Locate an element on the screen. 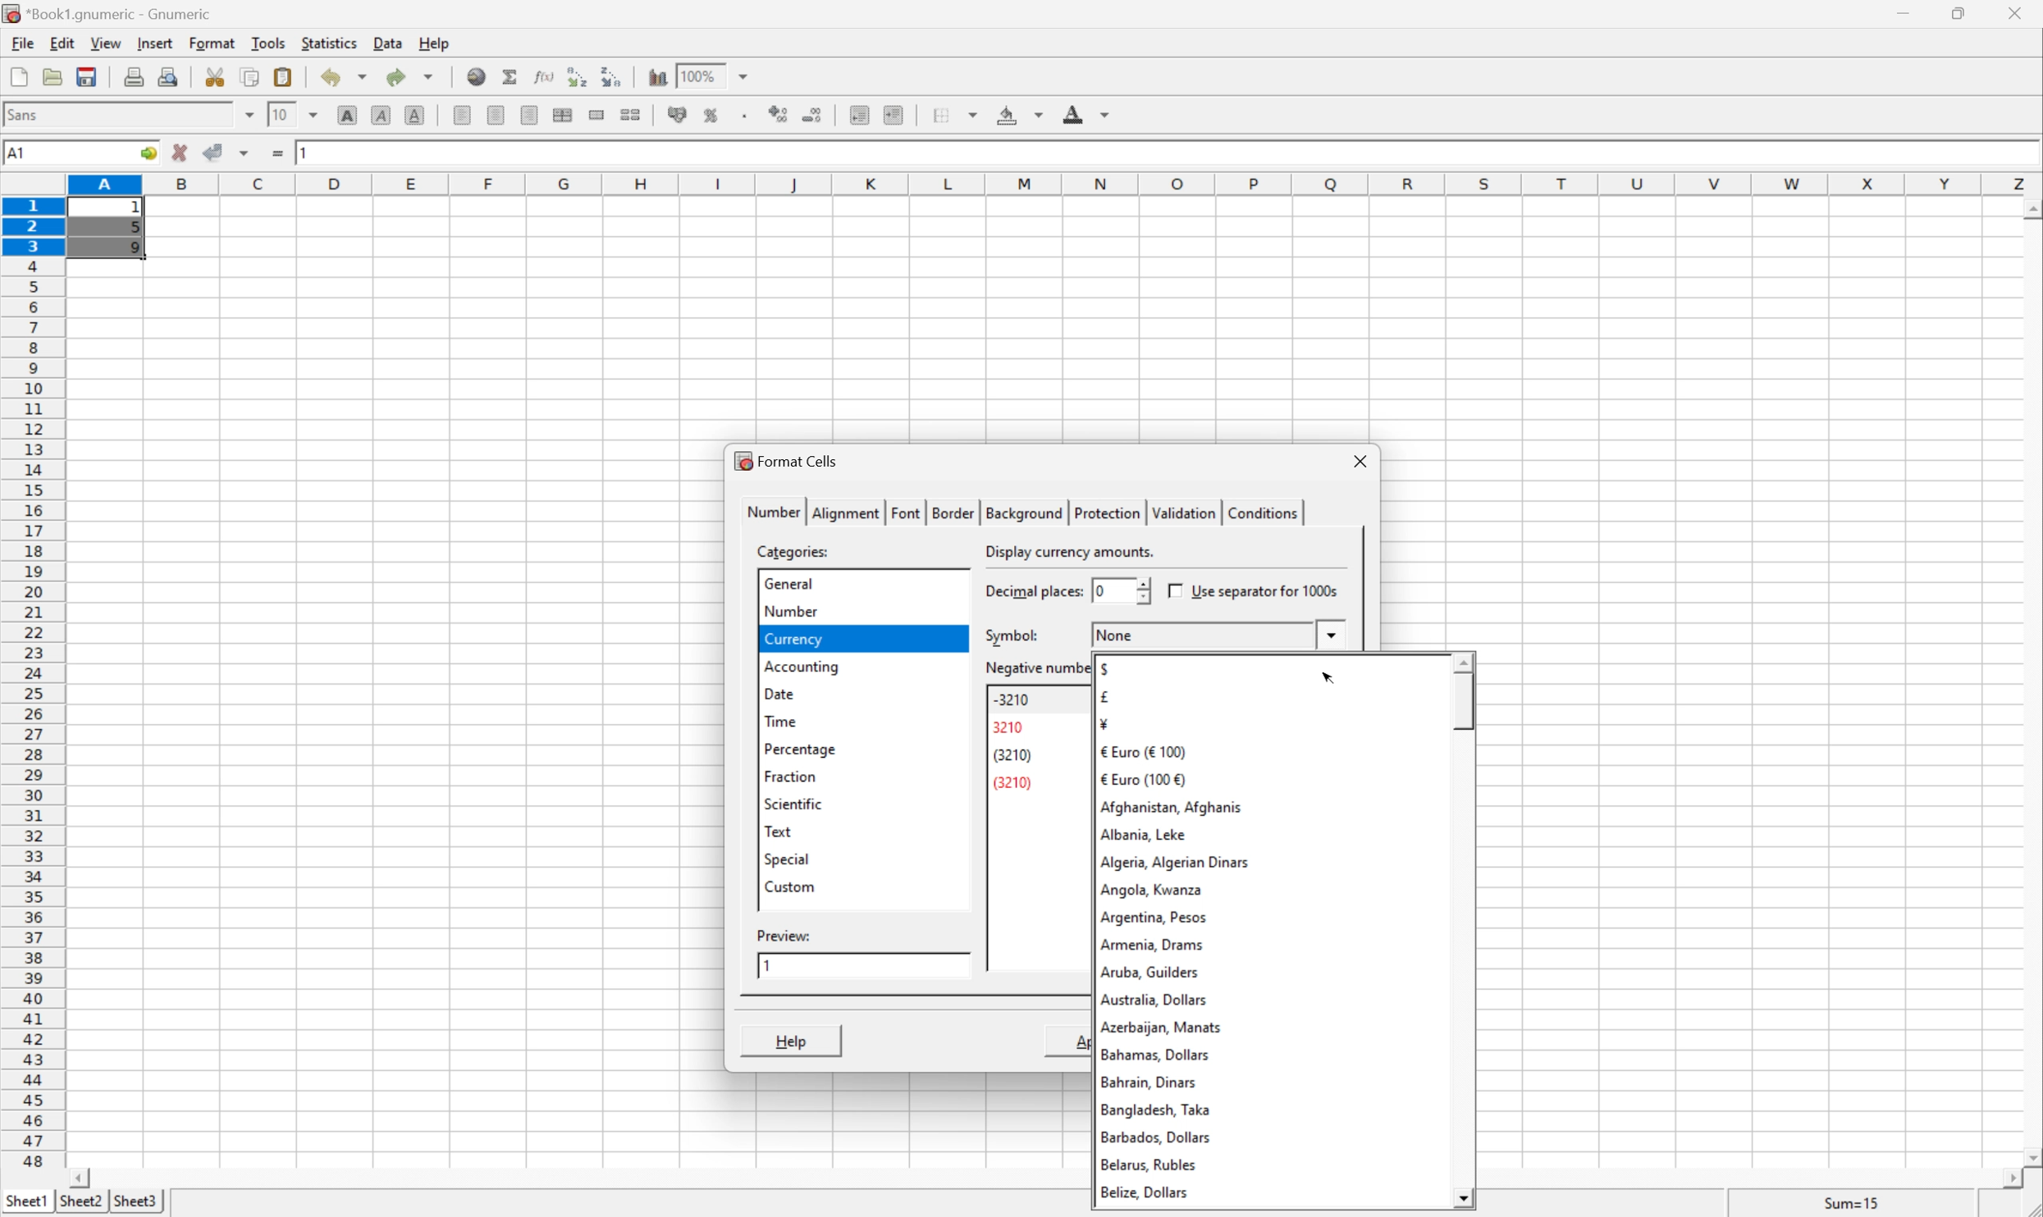  categories is located at coordinates (796, 551).